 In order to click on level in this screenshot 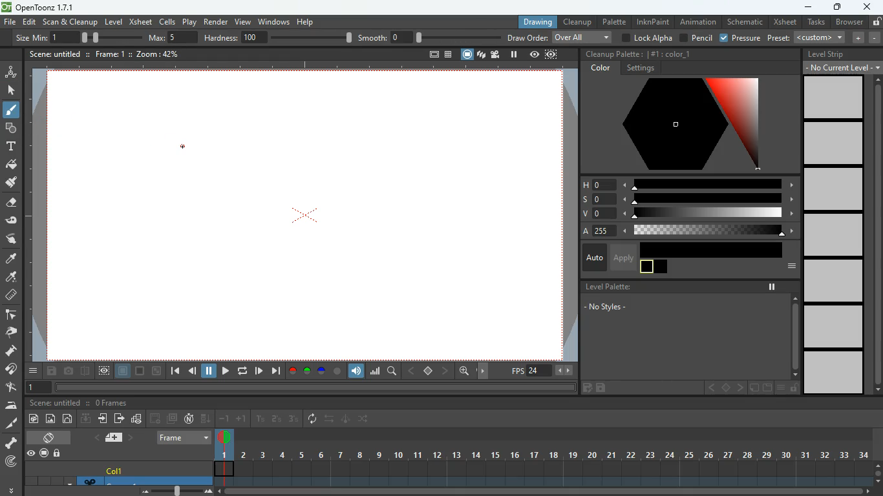, I will do `click(831, 189)`.